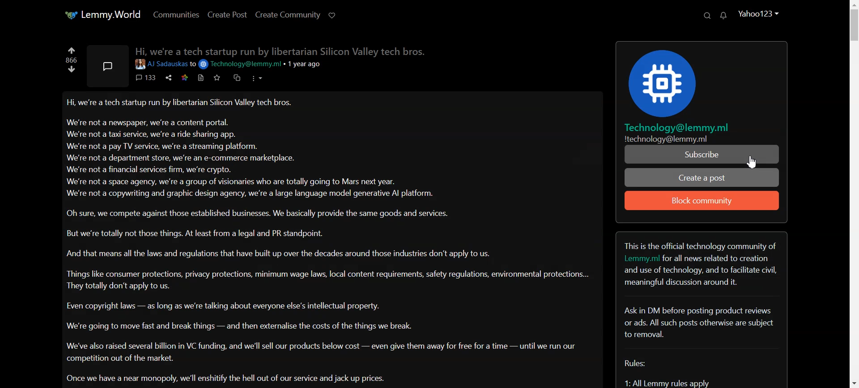 Image resolution: width=859 pixels, height=388 pixels. What do you see at coordinates (302, 63) in the screenshot?
I see `1 year ago` at bounding box center [302, 63].